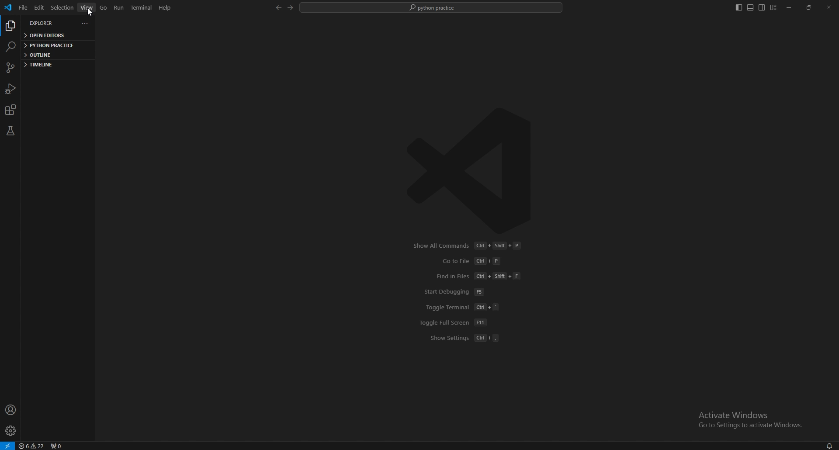  I want to click on forward, so click(290, 7).